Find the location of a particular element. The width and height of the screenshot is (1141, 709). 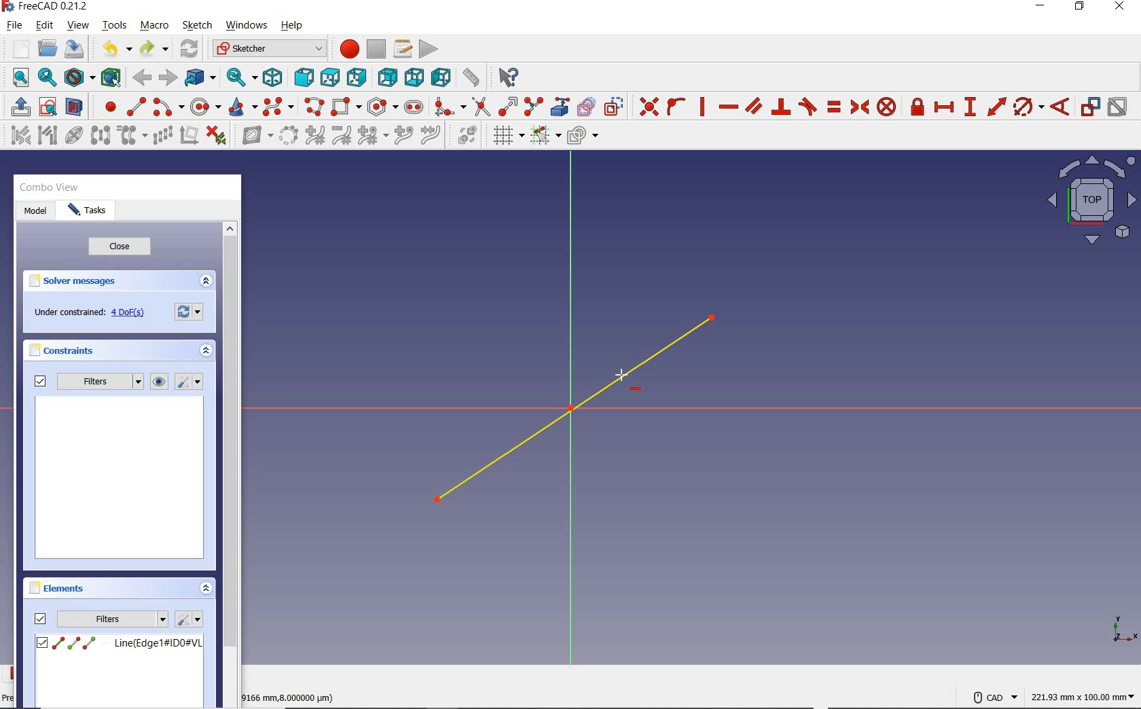

CONSTRAIN LOCK is located at coordinates (918, 107).